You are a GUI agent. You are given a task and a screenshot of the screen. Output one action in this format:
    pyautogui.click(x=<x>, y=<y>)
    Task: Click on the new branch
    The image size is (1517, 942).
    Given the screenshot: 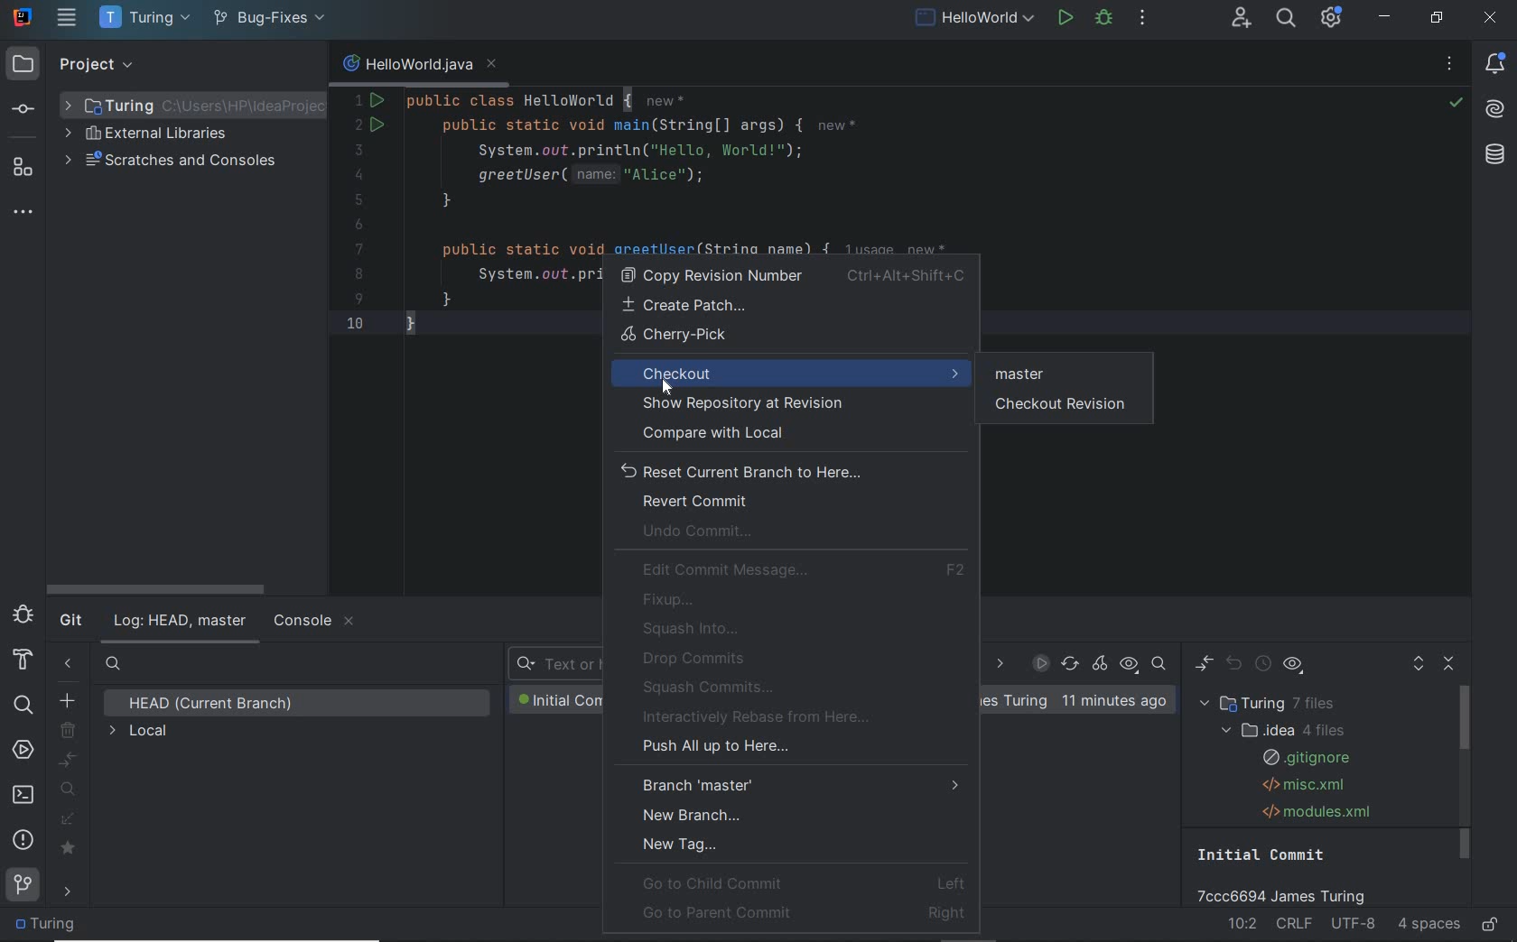 What is the action you would take?
    pyautogui.click(x=693, y=814)
    